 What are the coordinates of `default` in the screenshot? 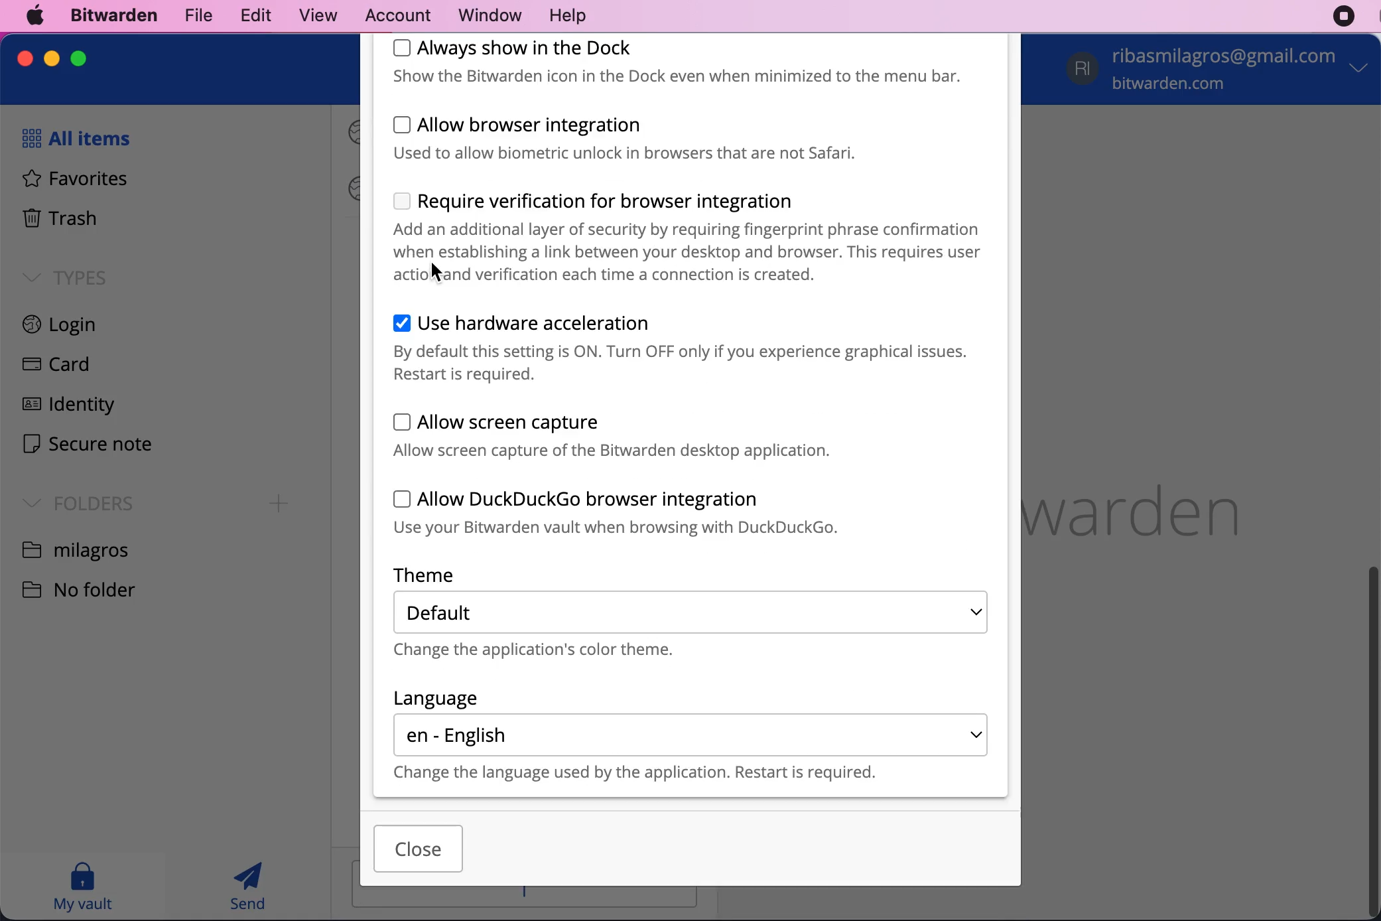 It's located at (691, 612).